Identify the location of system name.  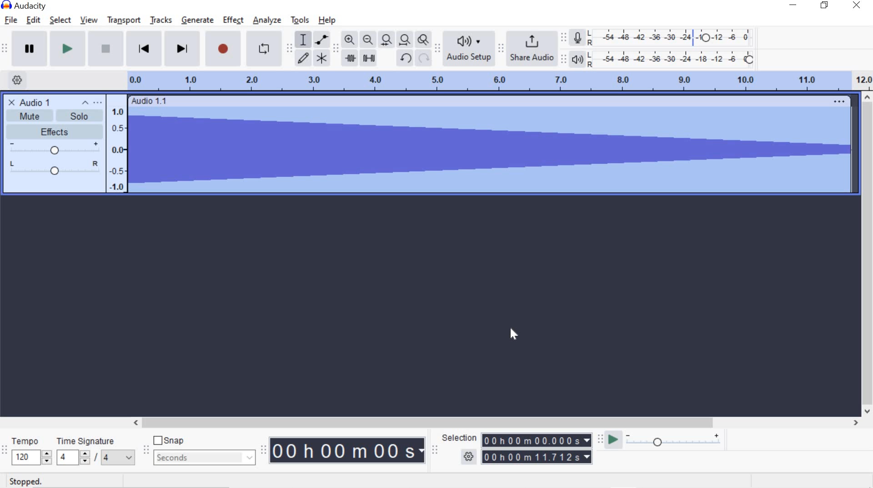
(24, 6).